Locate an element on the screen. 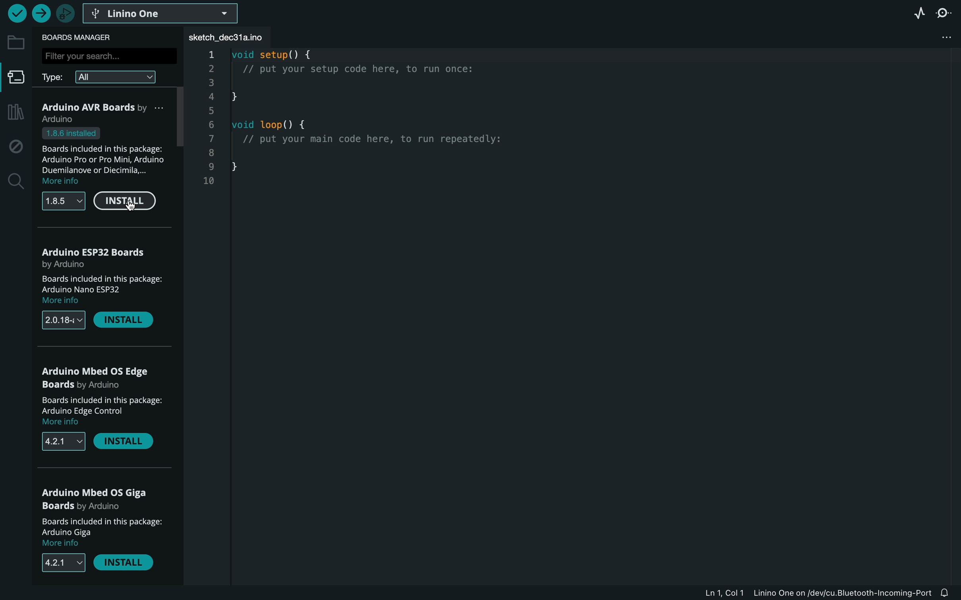 Image resolution: width=961 pixels, height=600 pixels. description is located at coordinates (106, 157).